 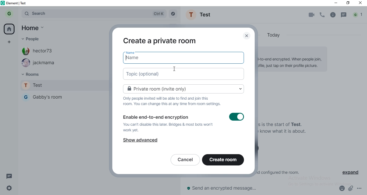 I want to click on people, so click(x=34, y=38).